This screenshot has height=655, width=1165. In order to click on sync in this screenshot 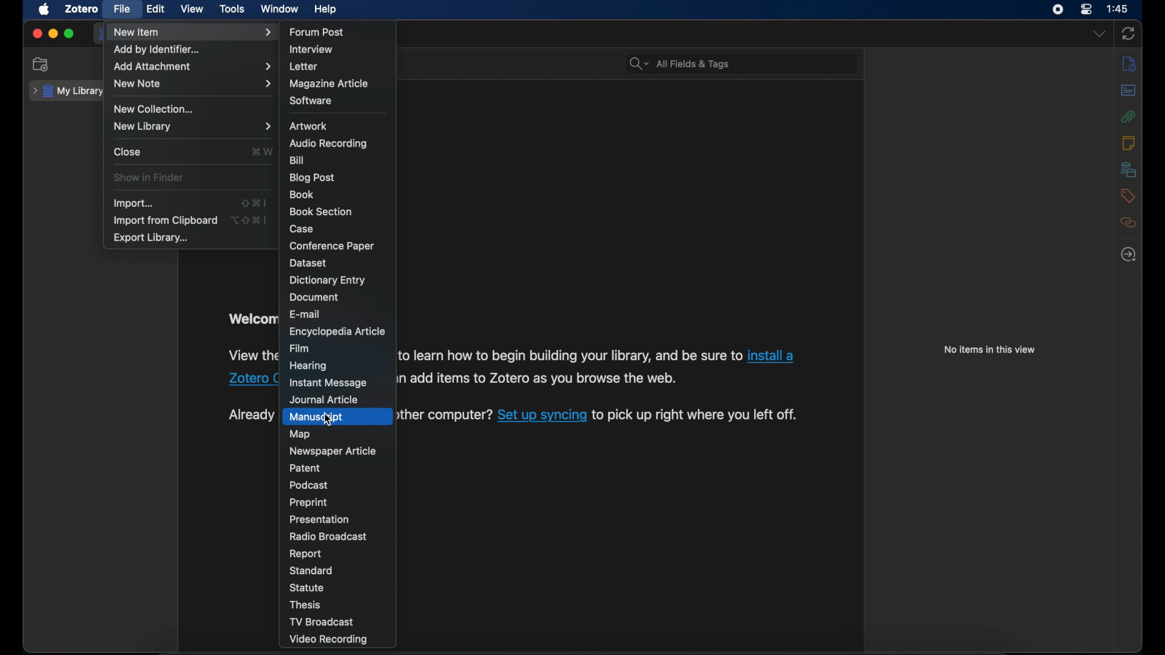, I will do `click(1127, 35)`.